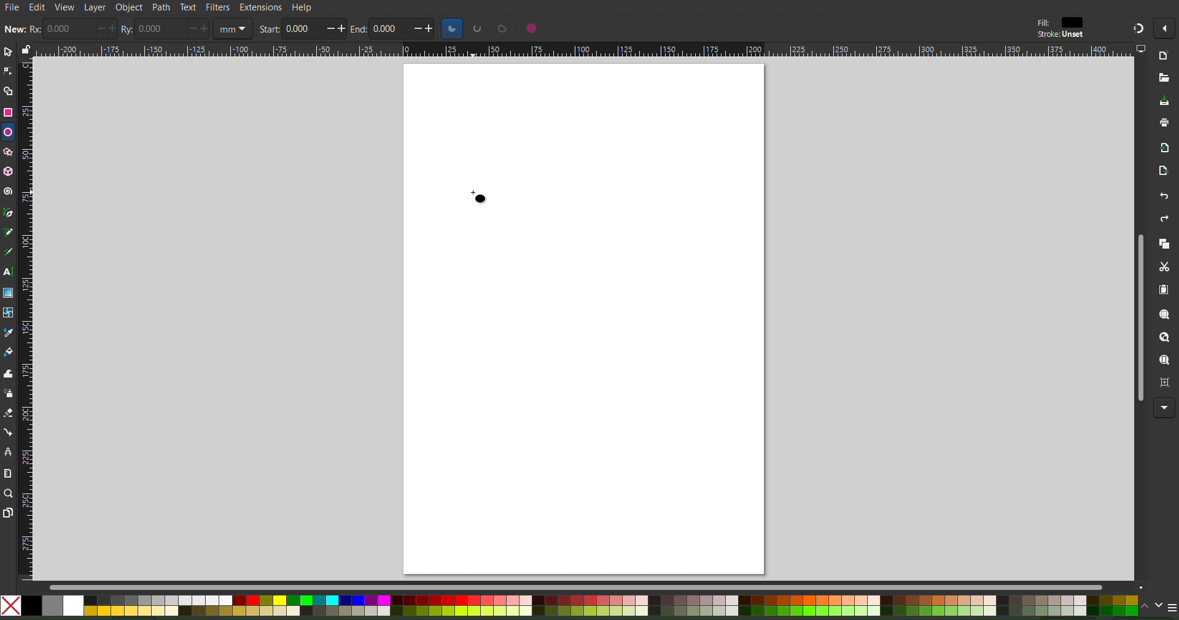  Describe the element at coordinates (477, 28) in the screenshot. I see `circle options` at that location.